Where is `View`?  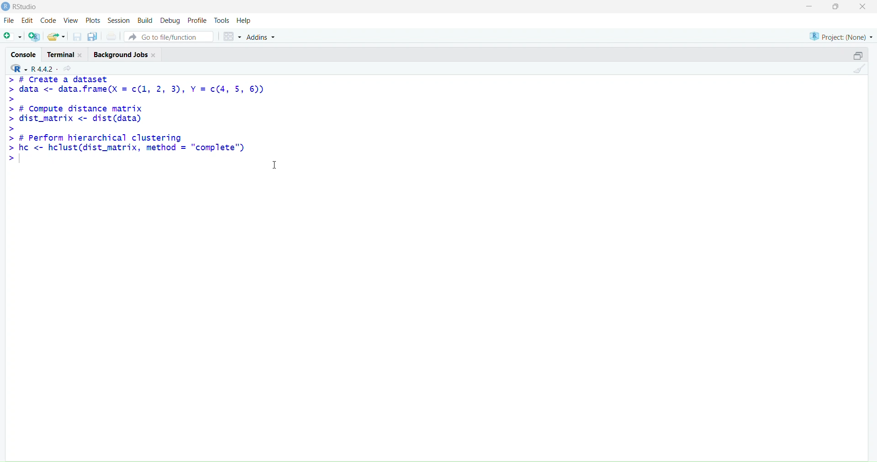
View is located at coordinates (71, 20).